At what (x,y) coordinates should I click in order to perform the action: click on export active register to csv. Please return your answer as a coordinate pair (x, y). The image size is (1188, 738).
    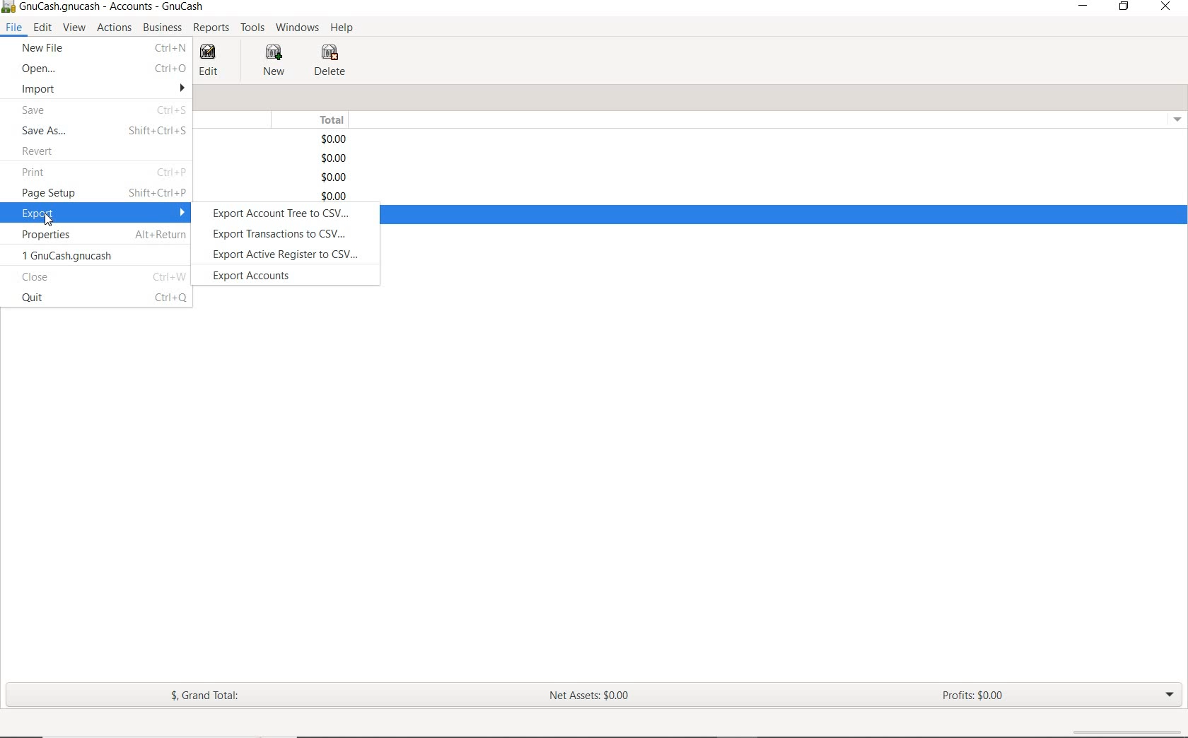
    Looking at the image, I should click on (285, 255).